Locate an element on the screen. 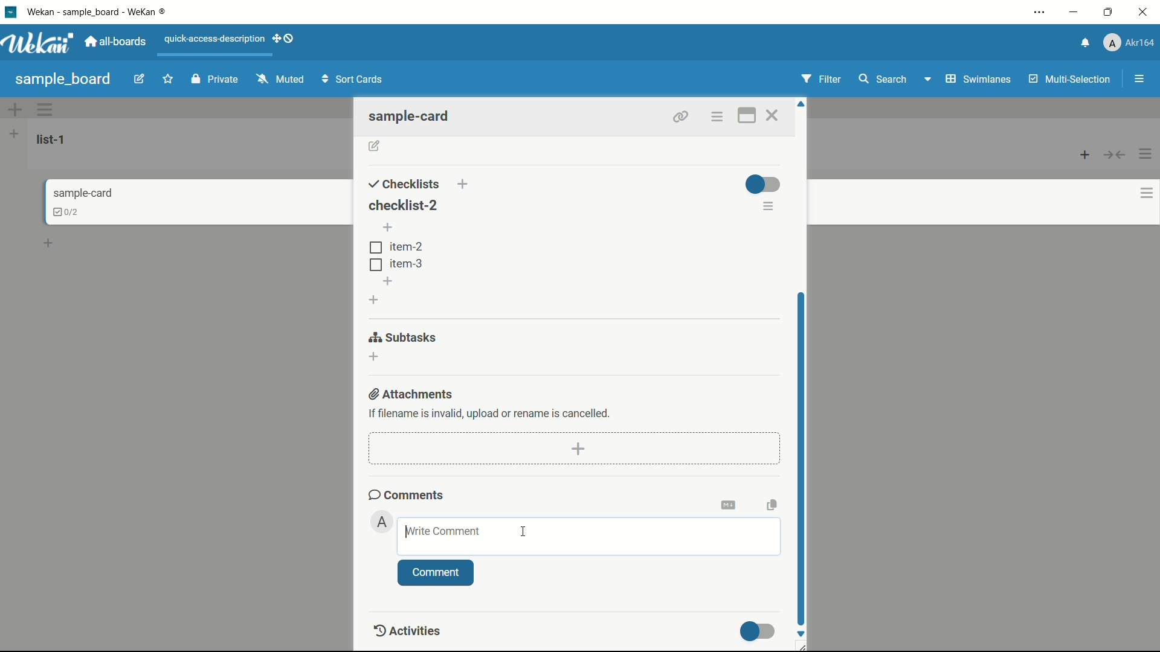 The height and width of the screenshot is (652, 1160). cursor is located at coordinates (524, 531).